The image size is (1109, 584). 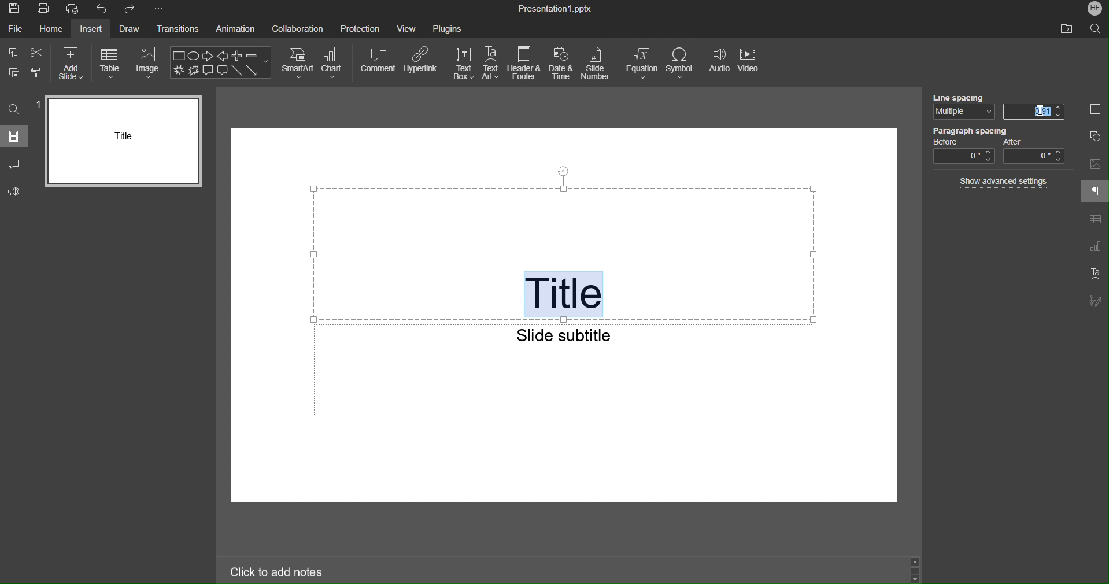 What do you see at coordinates (13, 73) in the screenshot?
I see `Paste` at bounding box center [13, 73].